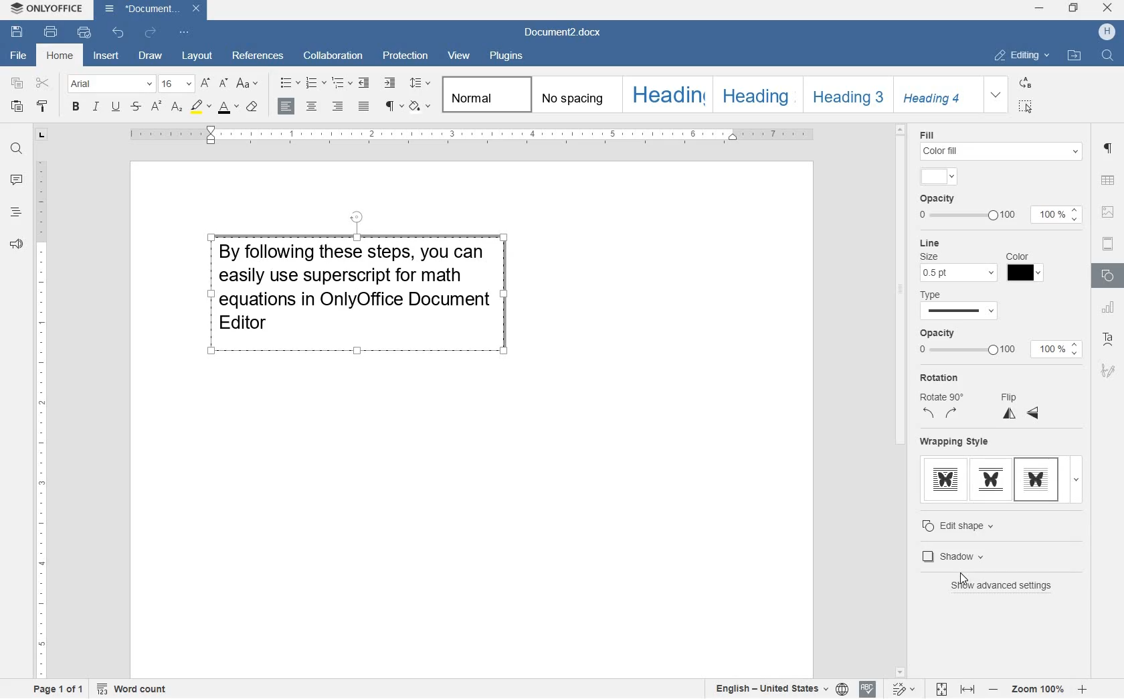 The width and height of the screenshot is (1124, 699). Describe the element at coordinates (43, 106) in the screenshot. I see `copy style` at that location.